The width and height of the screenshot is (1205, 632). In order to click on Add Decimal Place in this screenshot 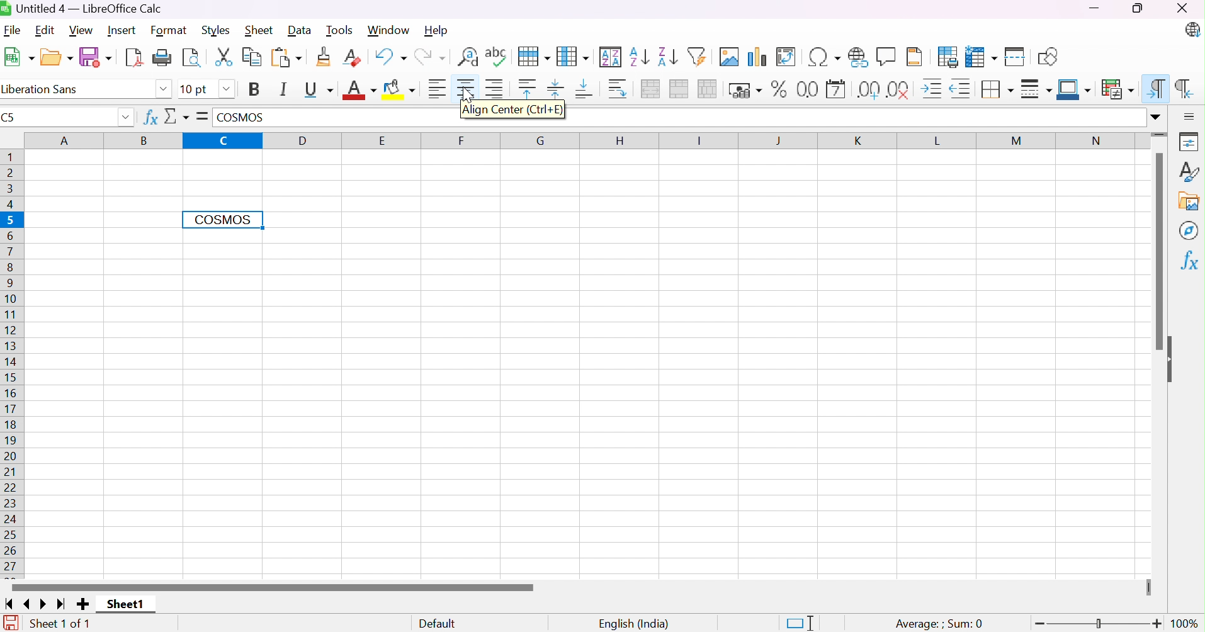, I will do `click(868, 90)`.